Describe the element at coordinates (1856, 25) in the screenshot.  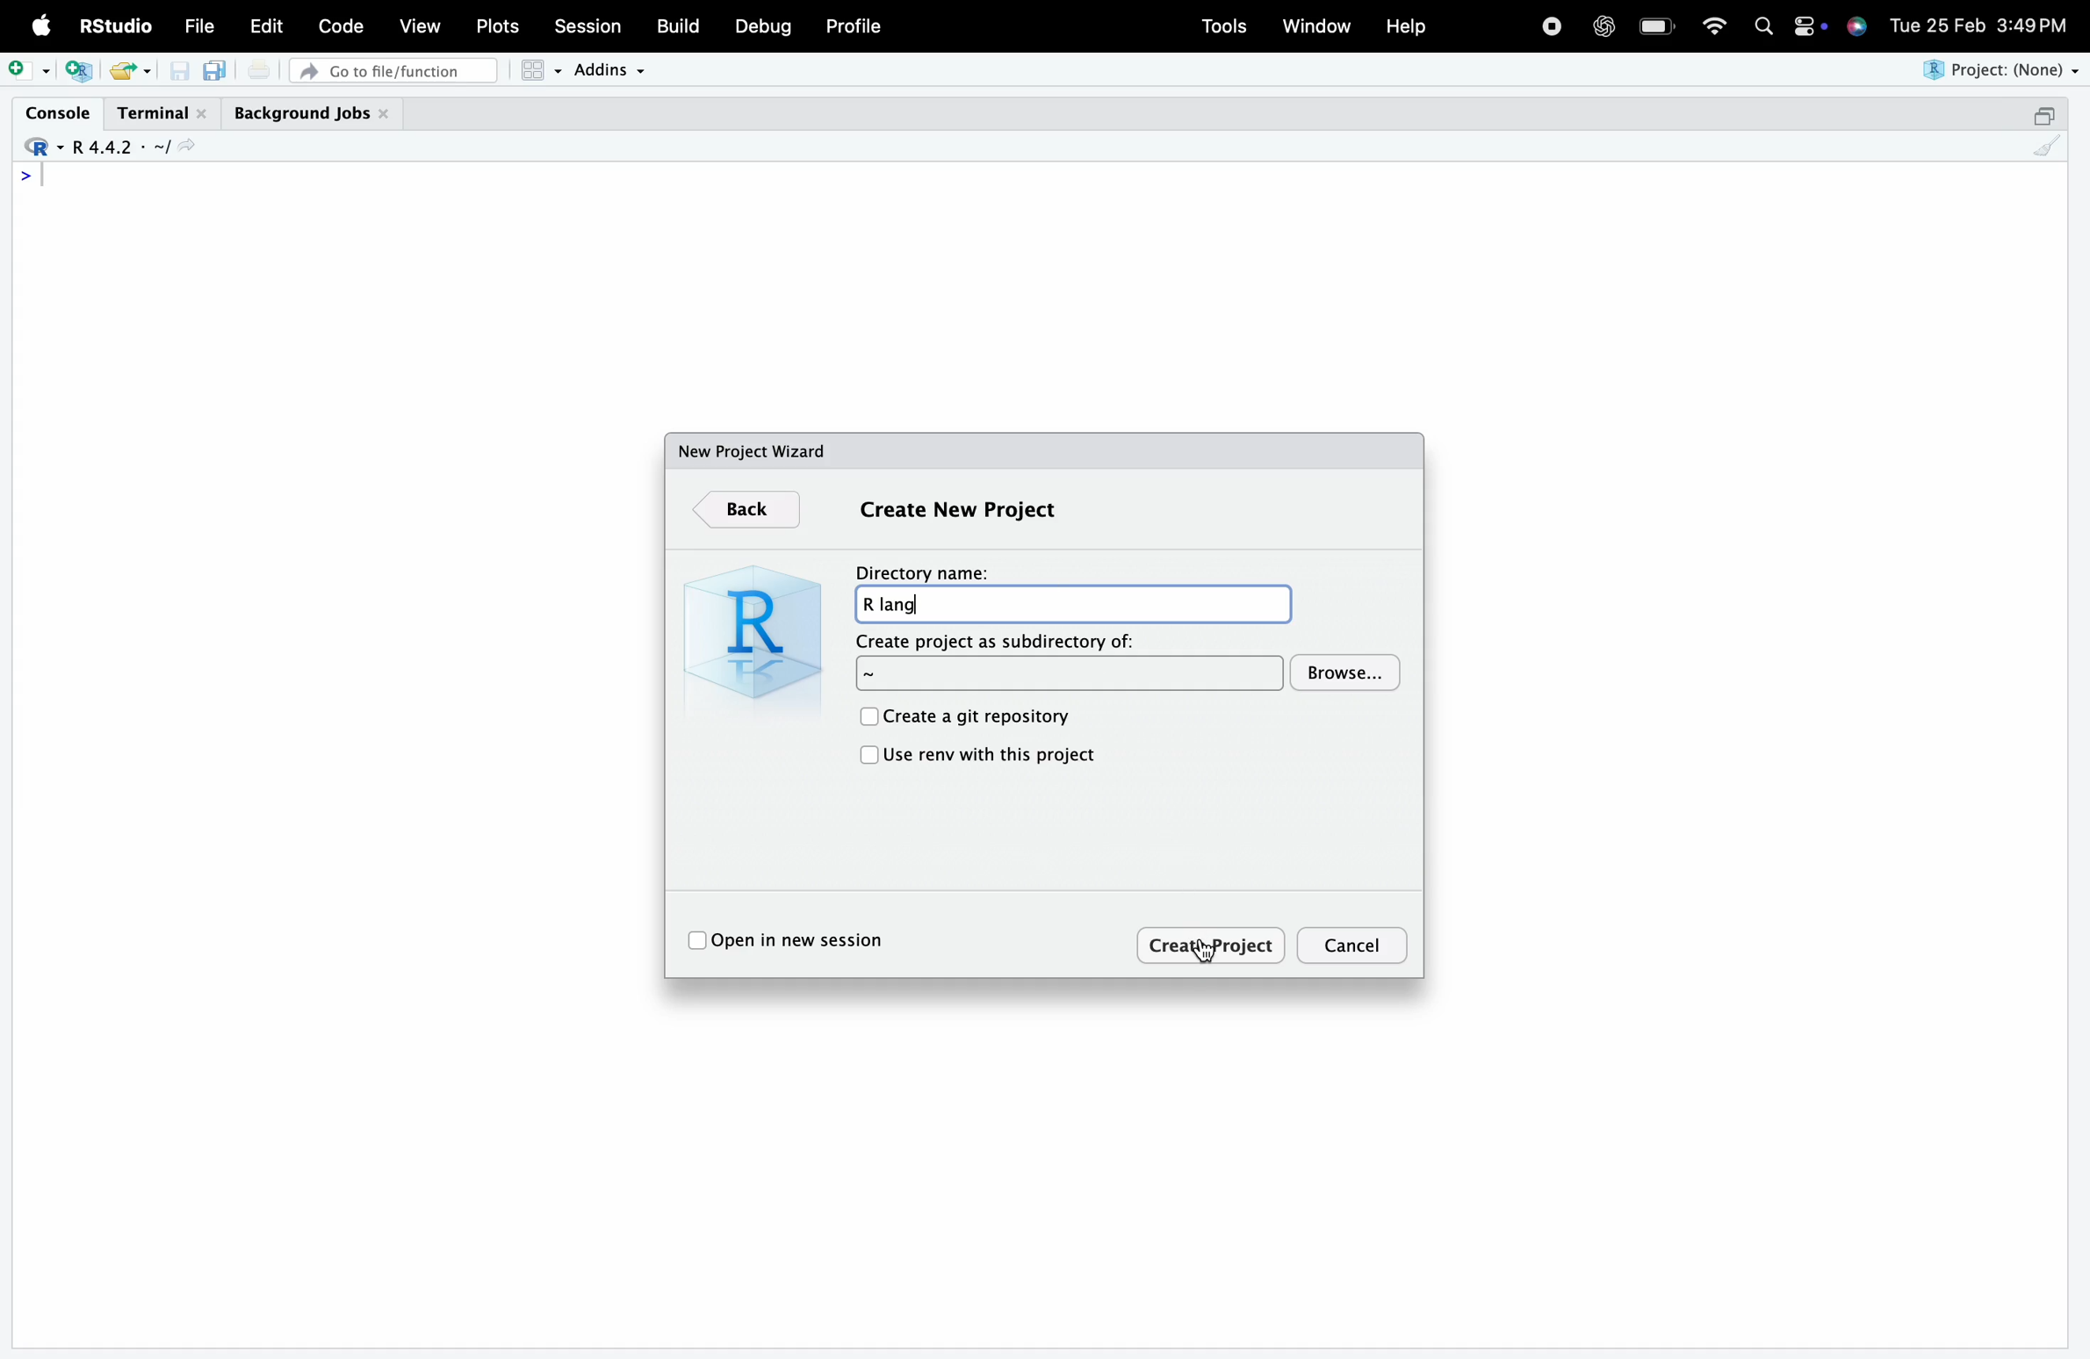
I see `siri` at that location.